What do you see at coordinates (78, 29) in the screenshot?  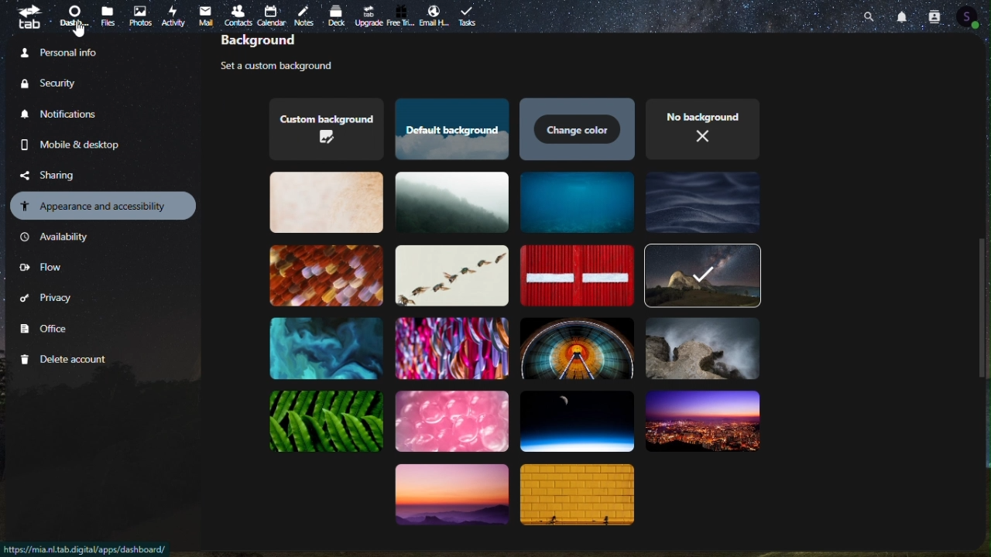 I see `` at bounding box center [78, 29].